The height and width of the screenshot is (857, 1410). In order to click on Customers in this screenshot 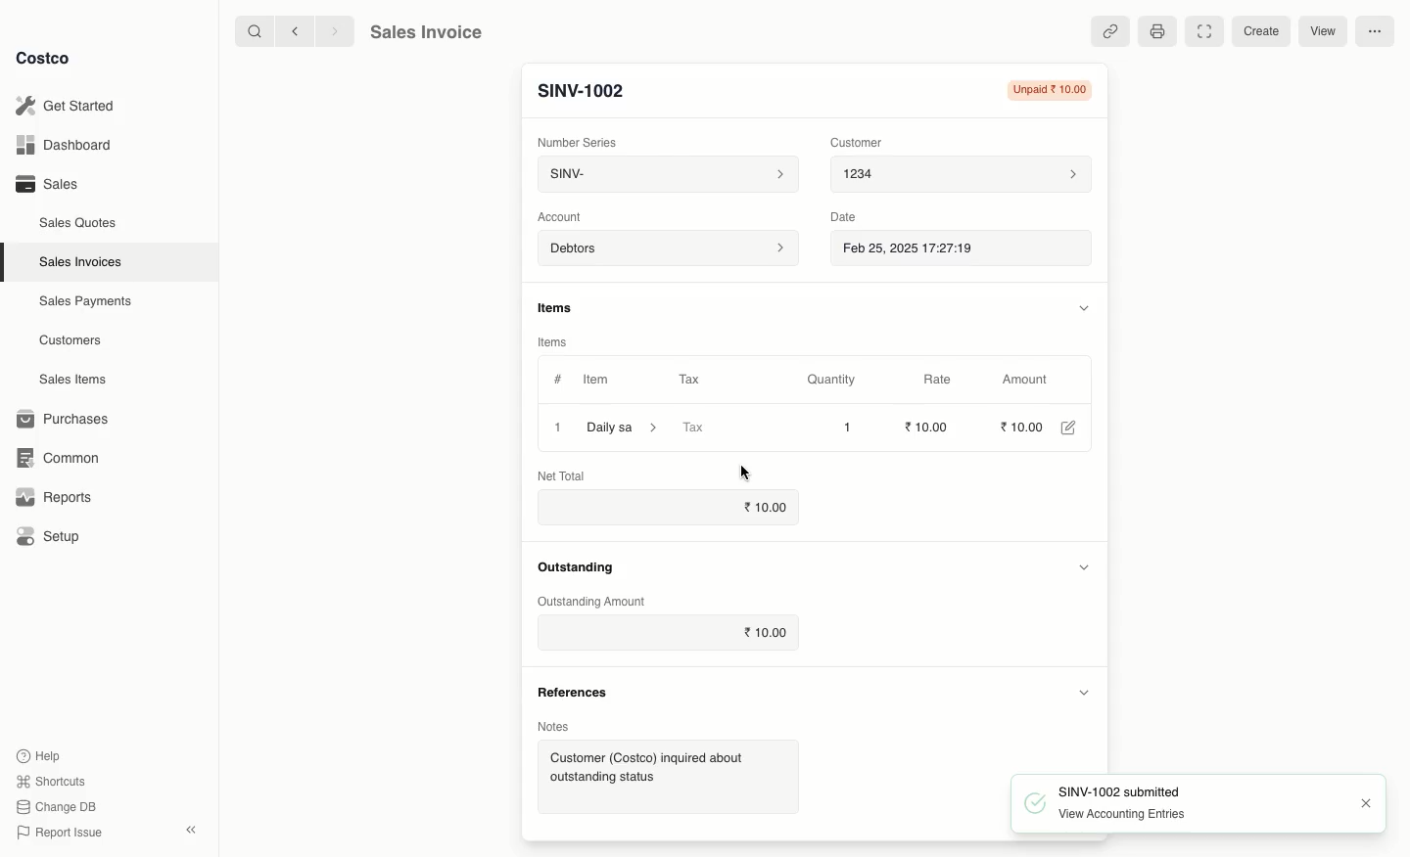, I will do `click(69, 339)`.